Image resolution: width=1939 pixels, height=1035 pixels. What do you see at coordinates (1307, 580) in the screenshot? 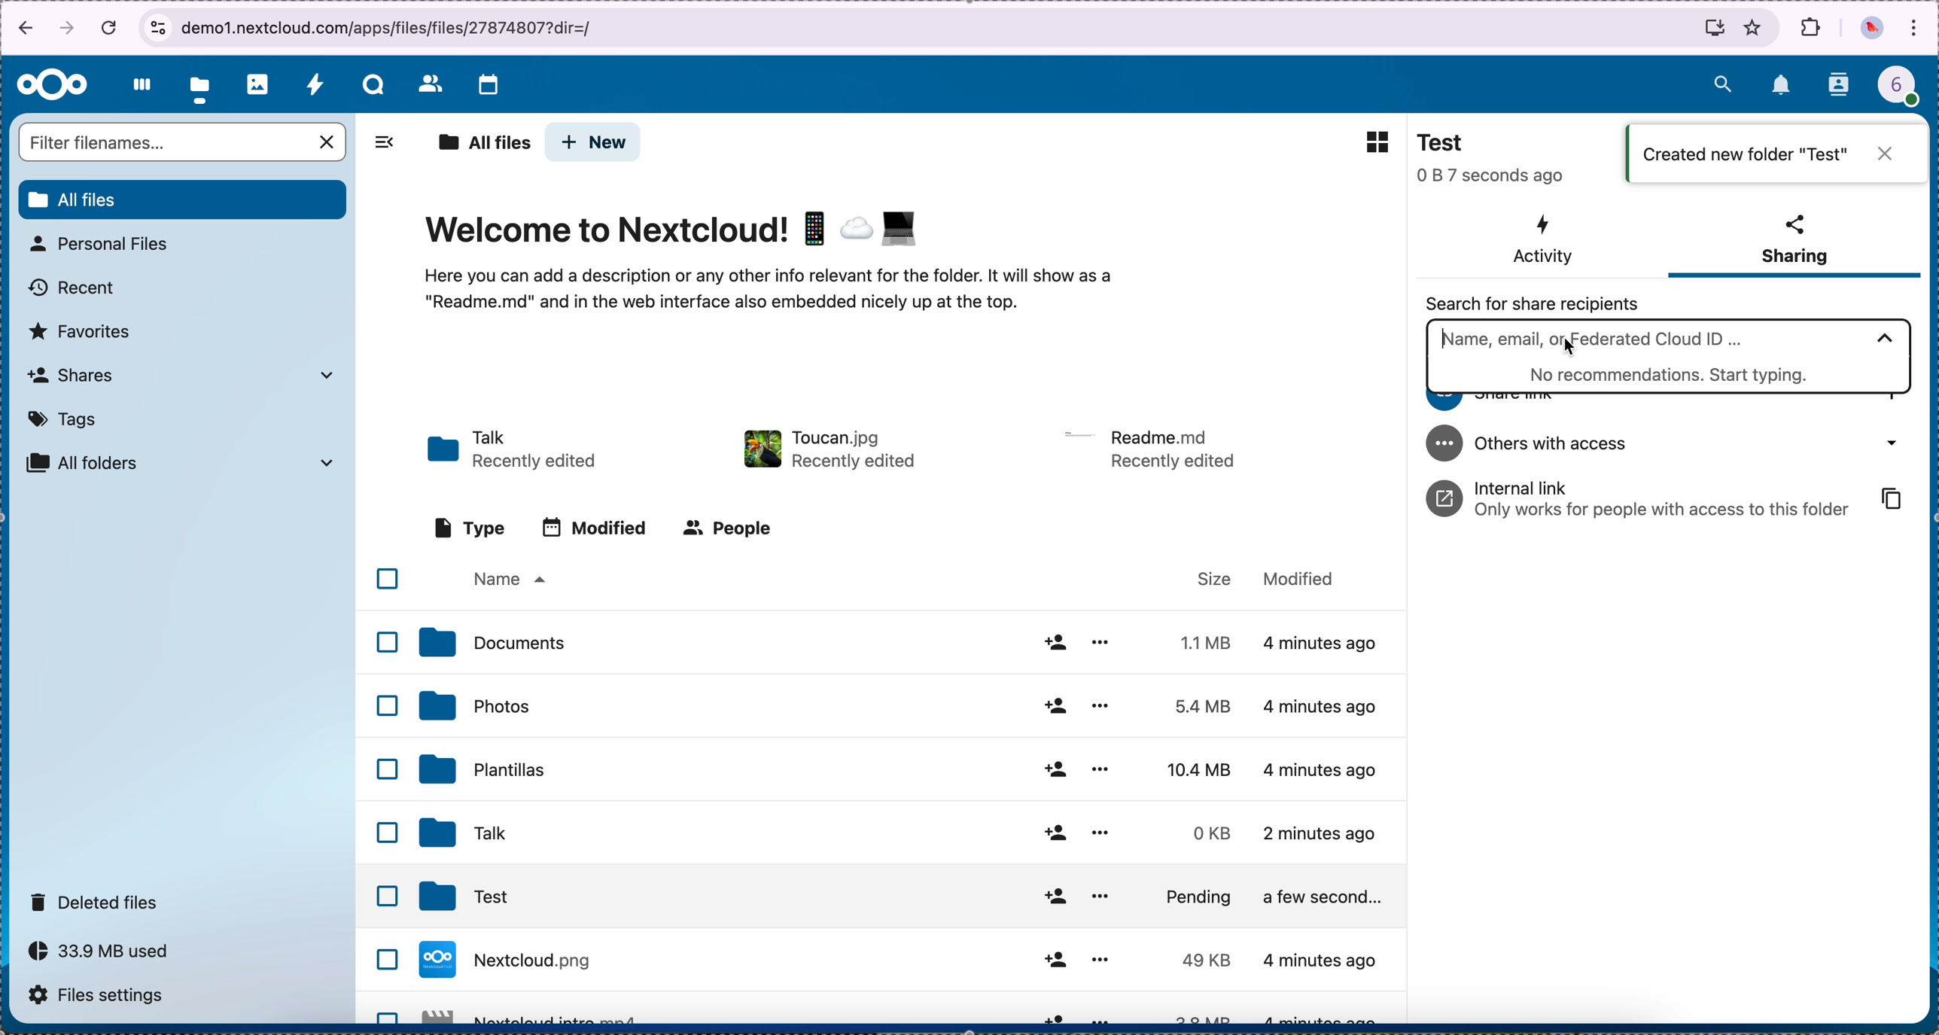
I see `modified` at bounding box center [1307, 580].